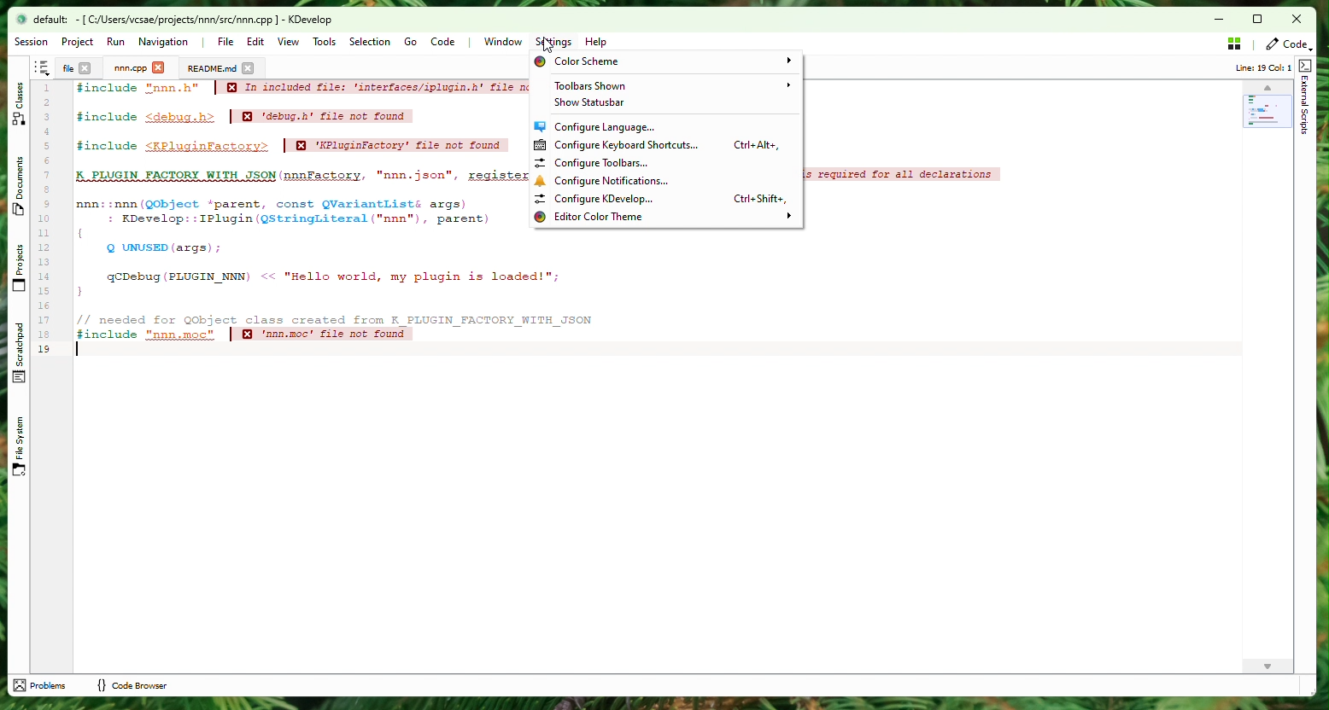 Image resolution: width=1329 pixels, height=710 pixels. Describe the element at coordinates (44, 306) in the screenshot. I see `16` at that location.